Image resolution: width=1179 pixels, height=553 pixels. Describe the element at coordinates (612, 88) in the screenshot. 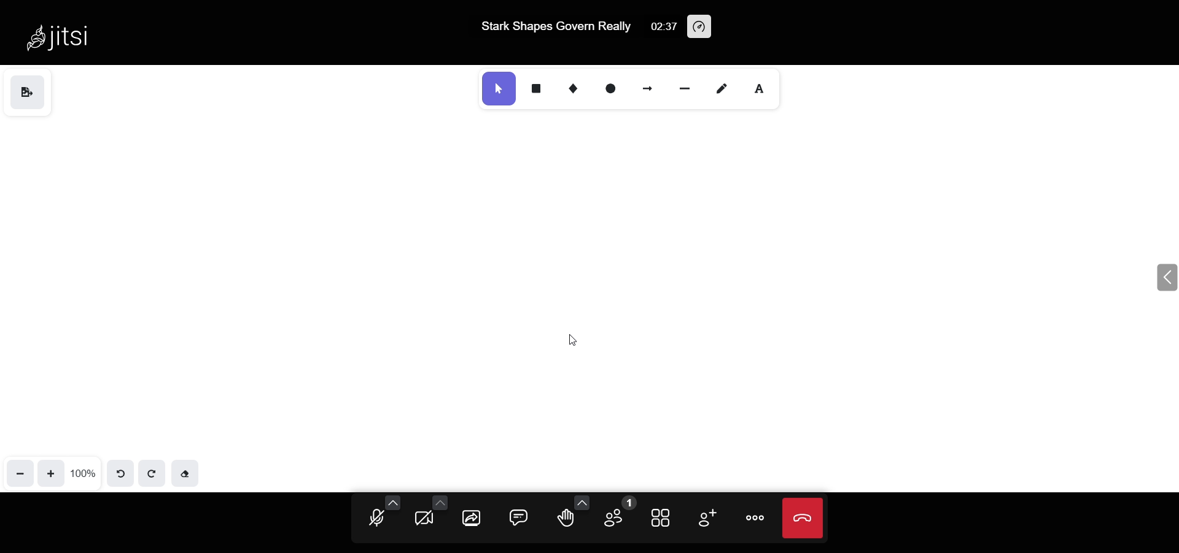

I see `ellipse` at that location.